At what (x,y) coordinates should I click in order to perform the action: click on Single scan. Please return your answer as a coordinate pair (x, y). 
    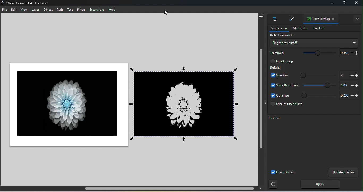
    Looking at the image, I should click on (277, 28).